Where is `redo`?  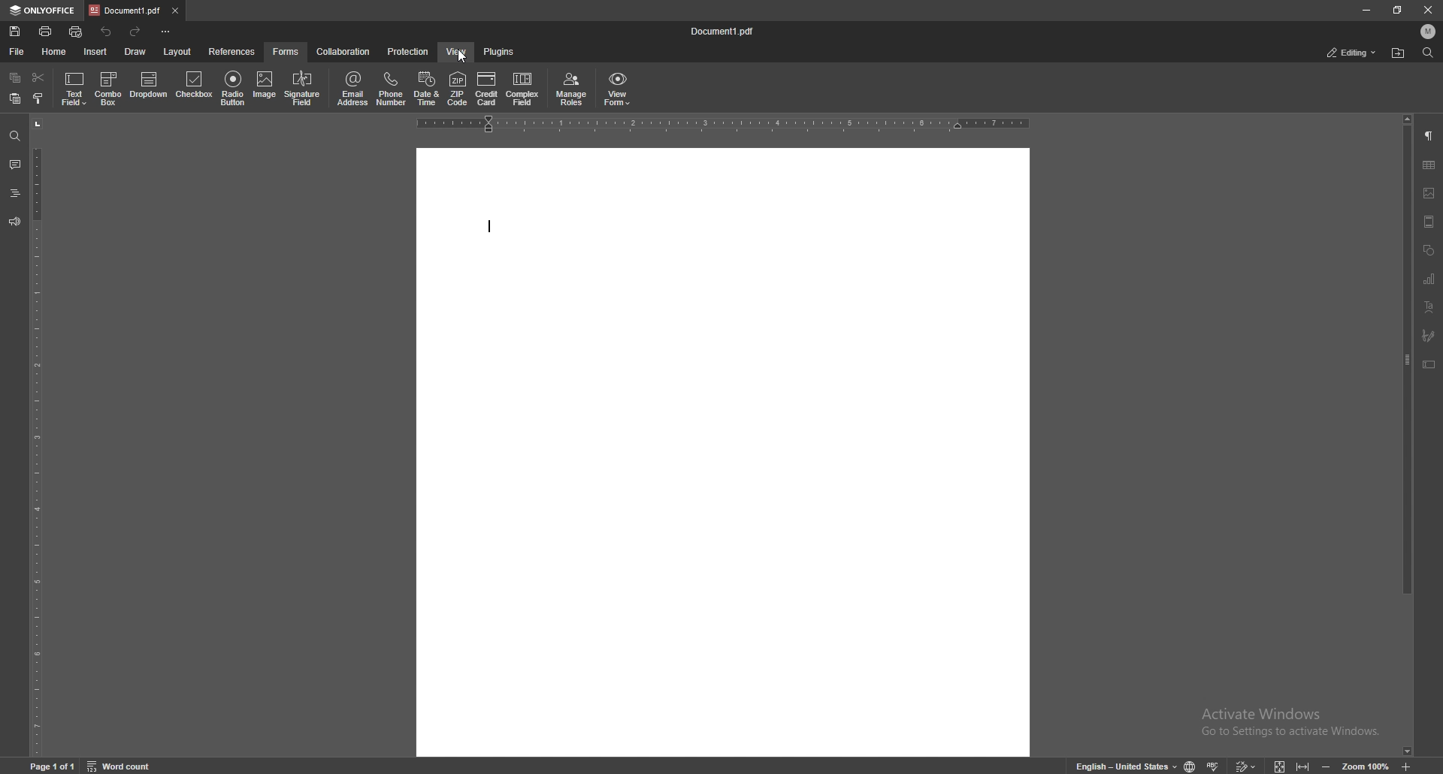 redo is located at coordinates (137, 32).